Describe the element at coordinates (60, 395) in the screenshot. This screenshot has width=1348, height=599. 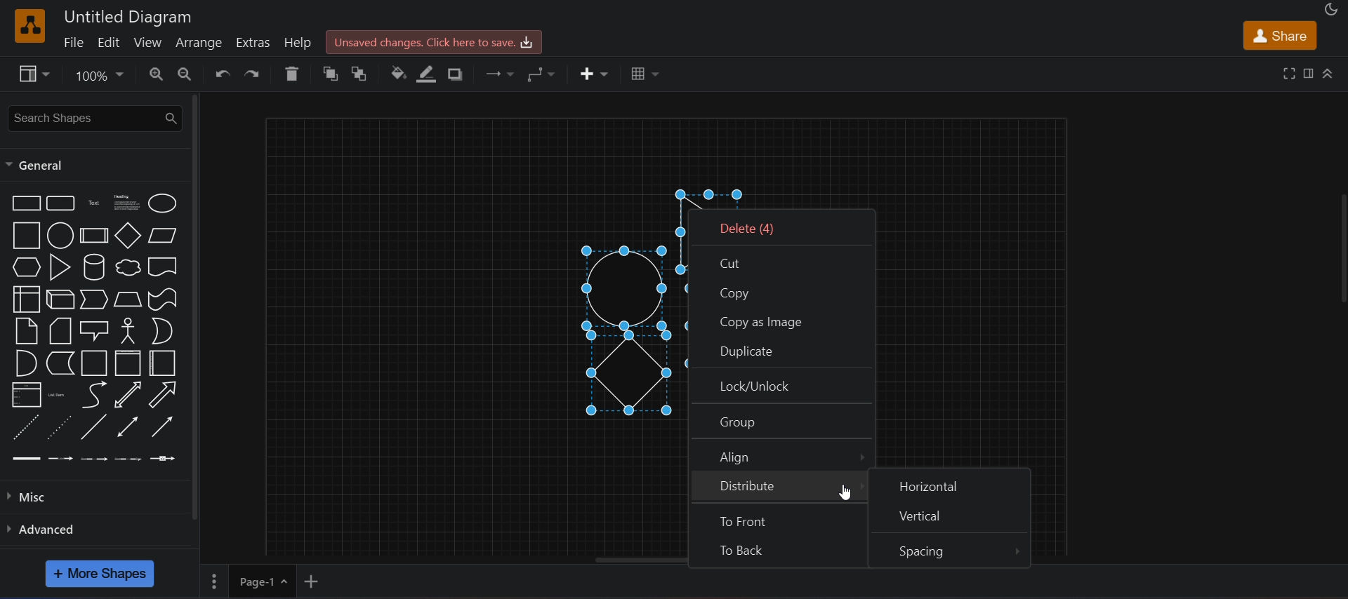
I see `list item` at that location.